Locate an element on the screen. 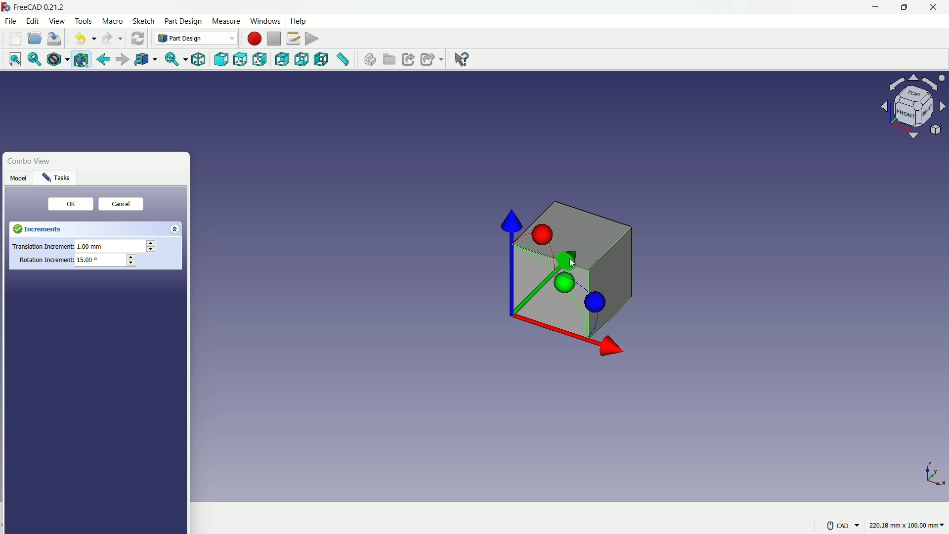 This screenshot has height=534, width=949. preset viewpoint is located at coordinates (916, 111).